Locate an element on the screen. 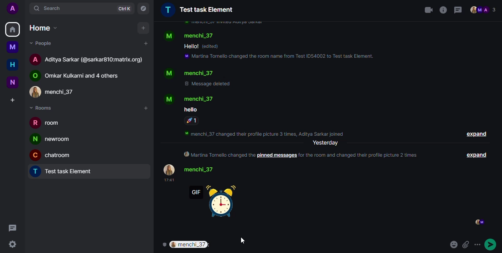 The image size is (502, 253). yesterday is located at coordinates (326, 143).